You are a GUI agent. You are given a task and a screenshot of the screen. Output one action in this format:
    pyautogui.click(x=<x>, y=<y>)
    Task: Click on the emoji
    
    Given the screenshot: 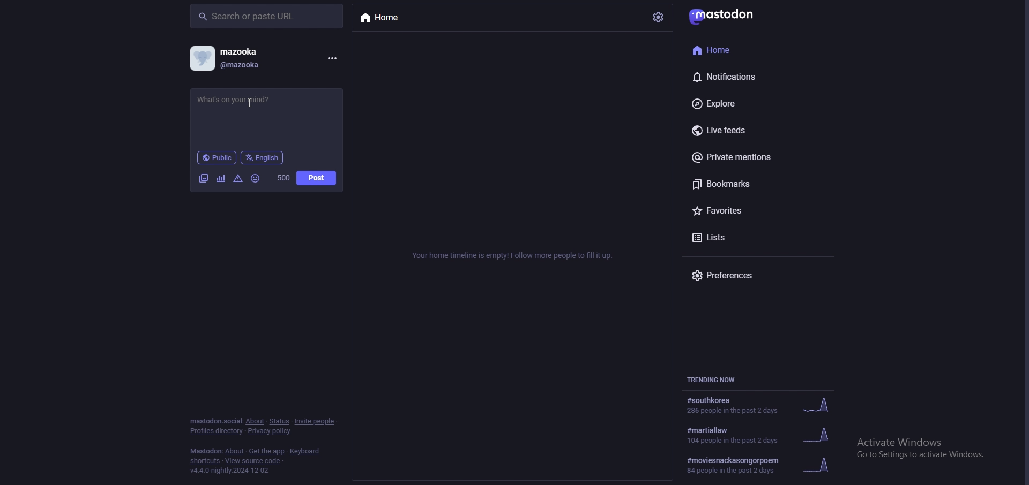 What is the action you would take?
    pyautogui.click(x=256, y=179)
    